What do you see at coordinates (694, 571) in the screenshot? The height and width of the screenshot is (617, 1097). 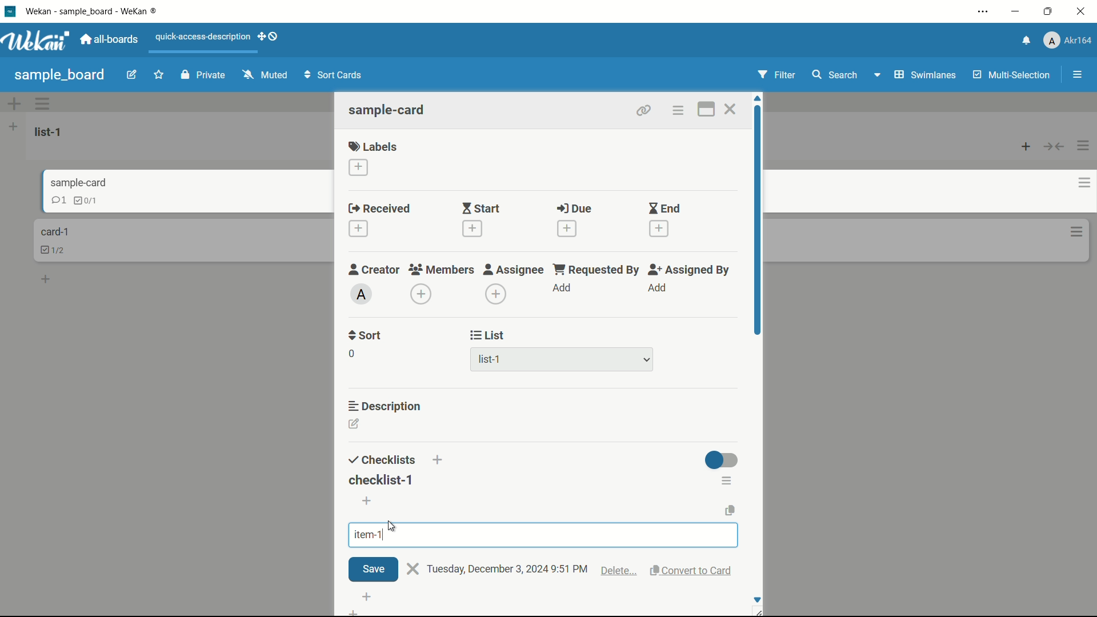 I see `convert to card` at bounding box center [694, 571].